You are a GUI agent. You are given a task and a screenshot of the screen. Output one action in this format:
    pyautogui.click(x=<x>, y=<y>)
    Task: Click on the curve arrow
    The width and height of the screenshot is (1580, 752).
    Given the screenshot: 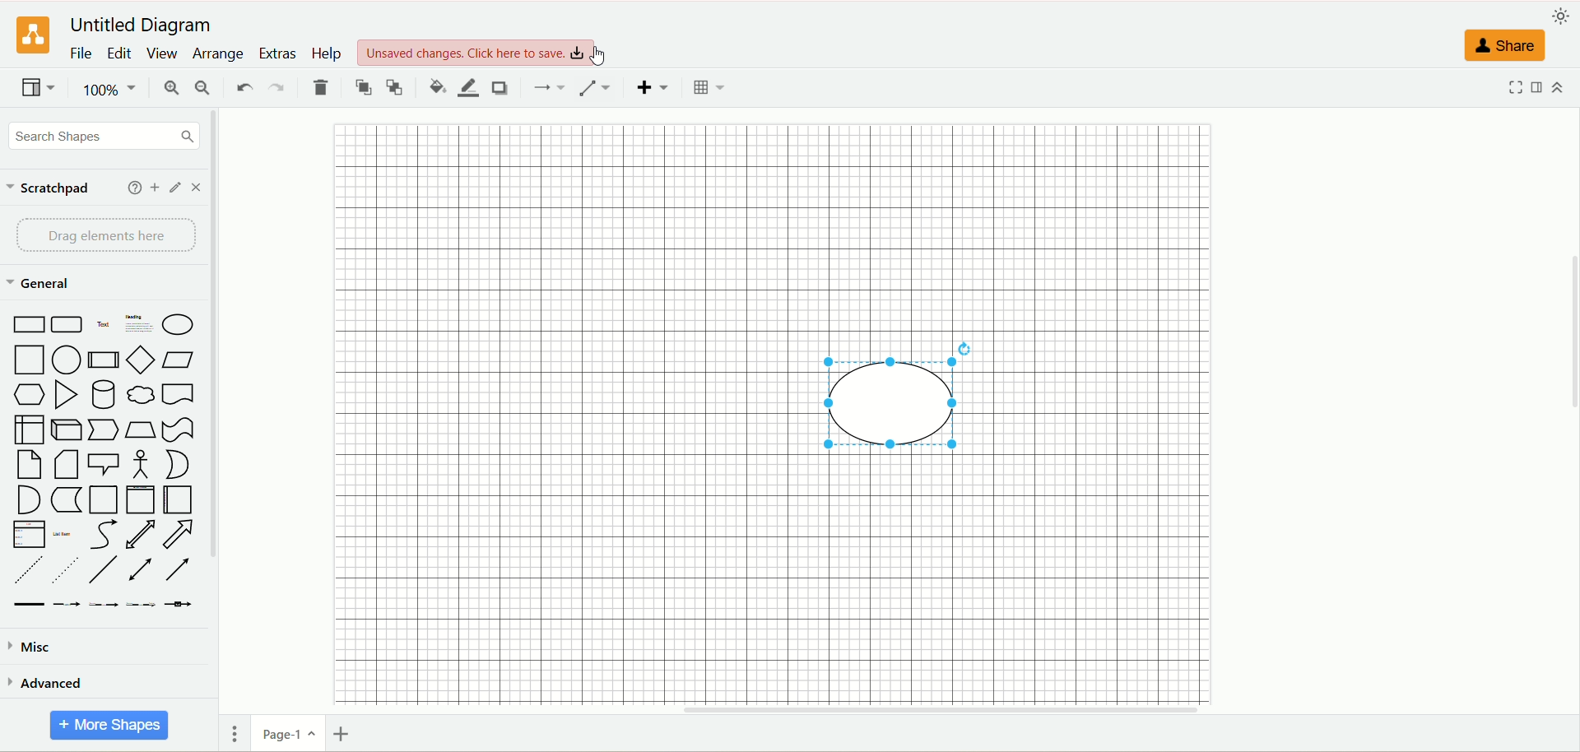 What is the action you would take?
    pyautogui.click(x=103, y=536)
    